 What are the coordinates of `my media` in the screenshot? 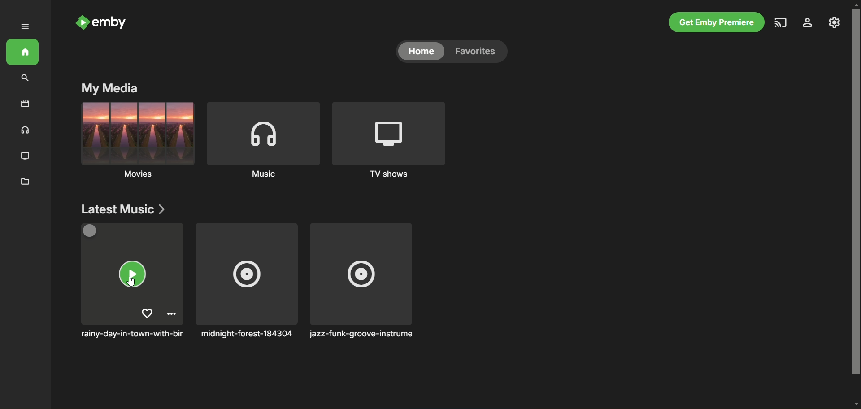 It's located at (109, 88).